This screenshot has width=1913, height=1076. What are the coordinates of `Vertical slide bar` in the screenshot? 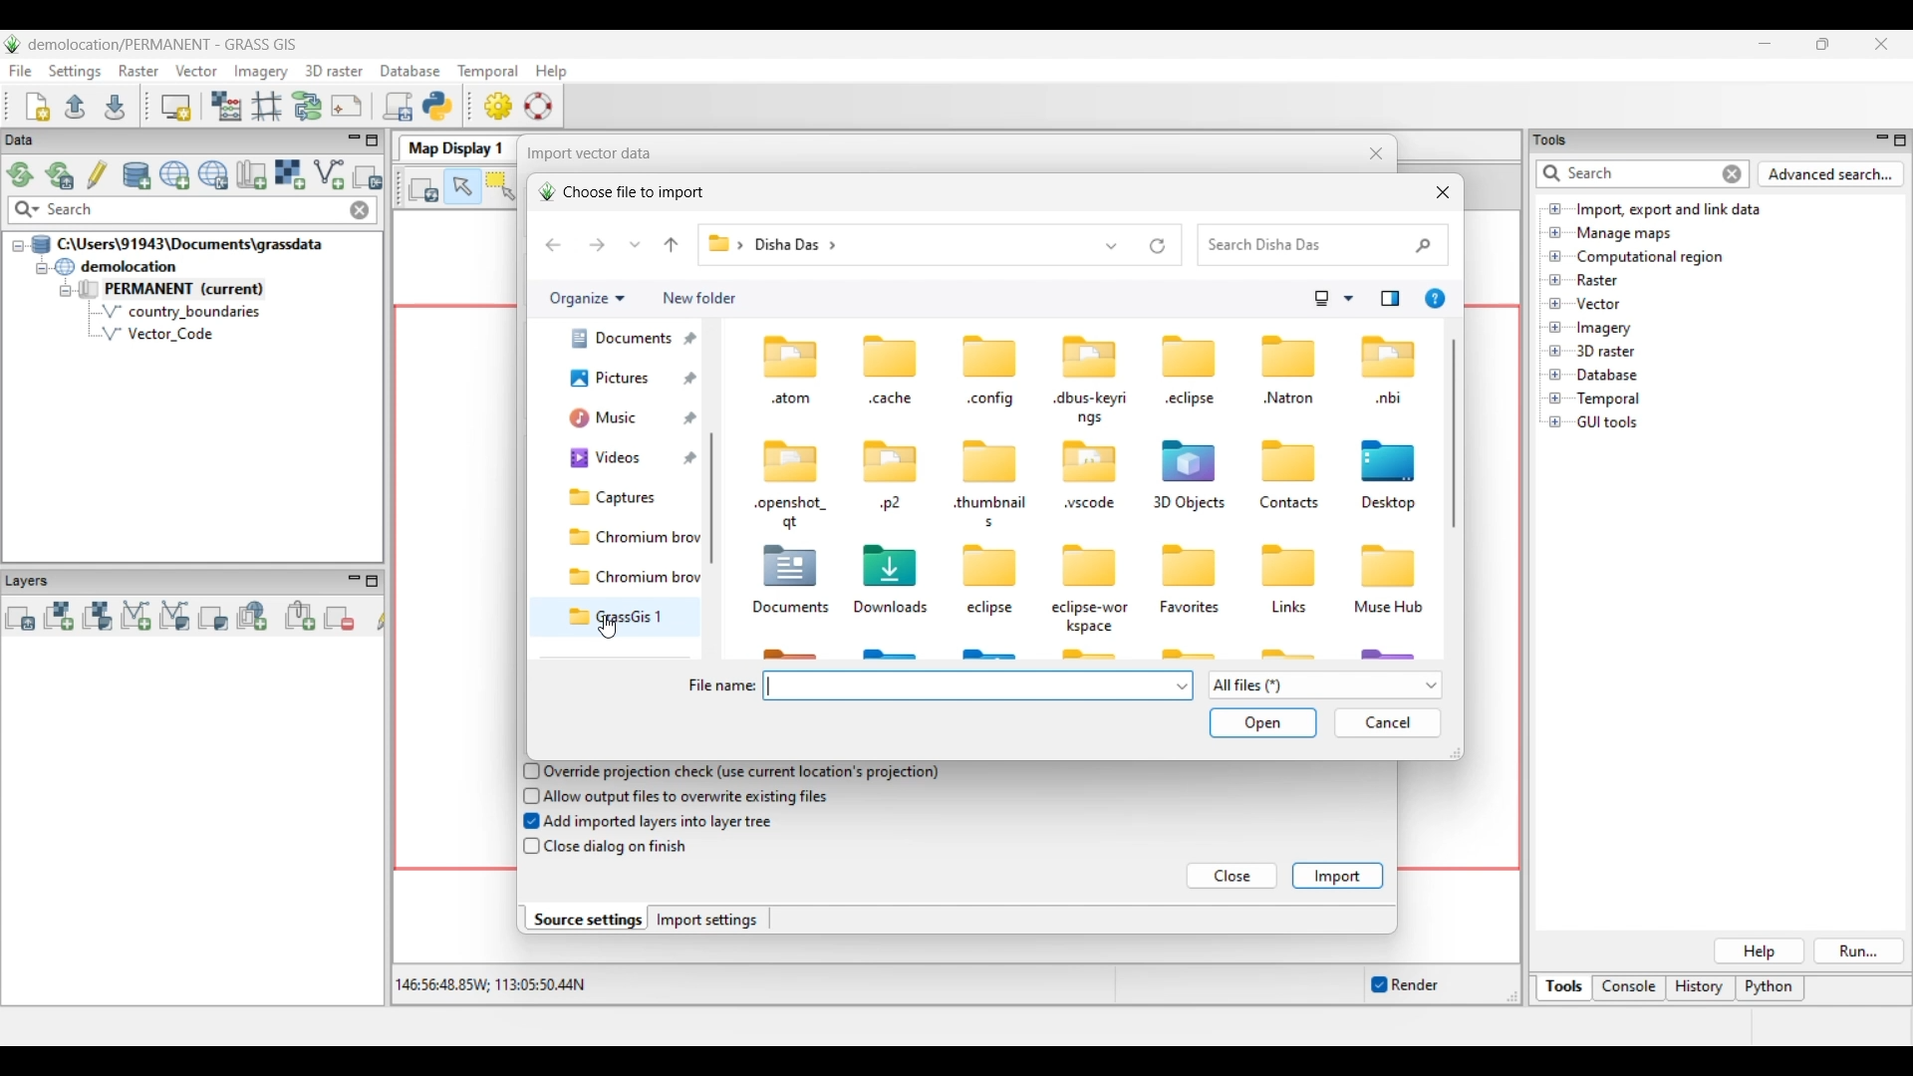 It's located at (1454, 433).